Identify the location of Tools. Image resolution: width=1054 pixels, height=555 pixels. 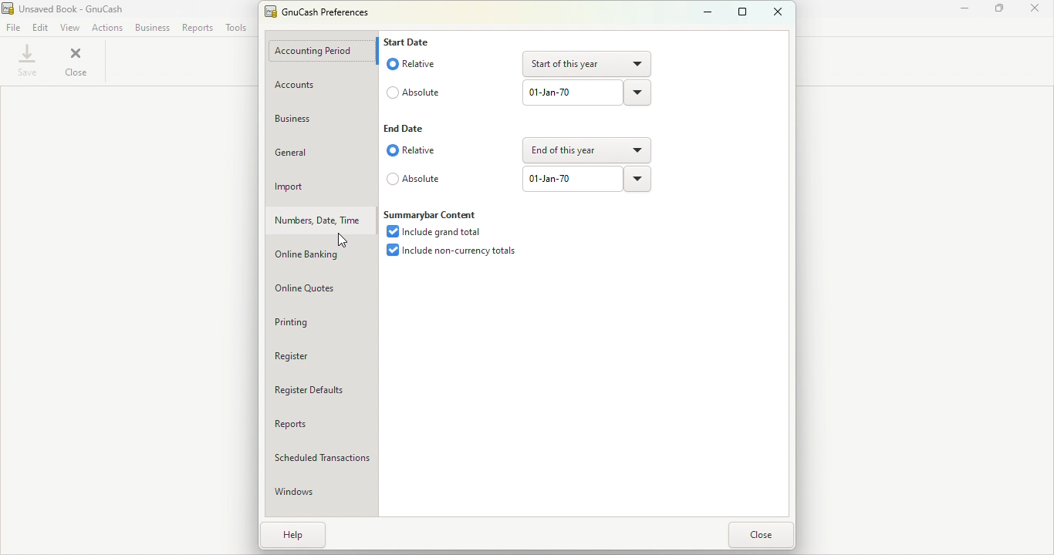
(236, 29).